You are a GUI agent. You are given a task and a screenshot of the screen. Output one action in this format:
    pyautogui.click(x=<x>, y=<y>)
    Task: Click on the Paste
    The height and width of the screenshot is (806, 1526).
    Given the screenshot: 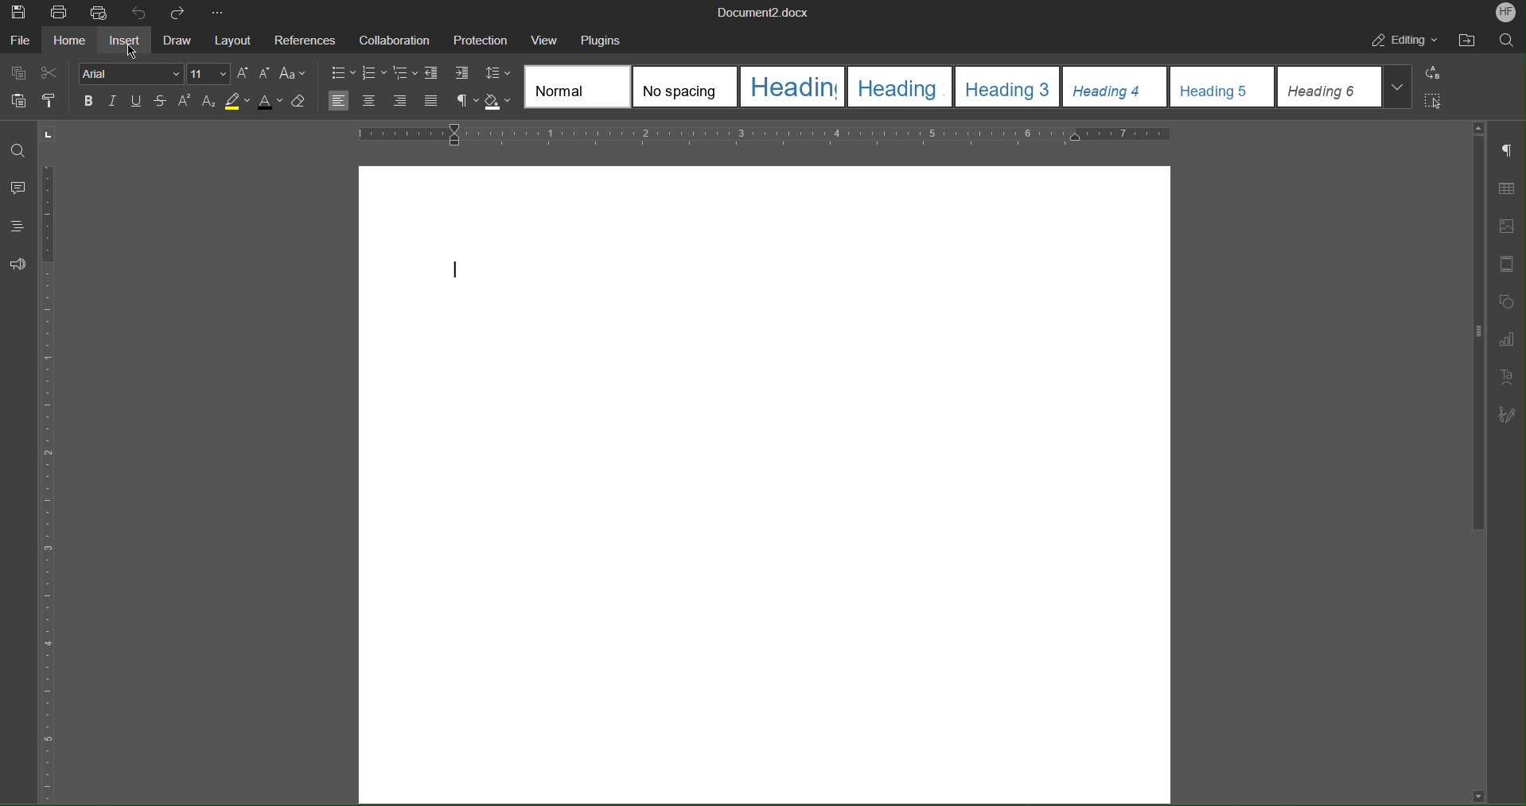 What is the action you would take?
    pyautogui.click(x=18, y=100)
    